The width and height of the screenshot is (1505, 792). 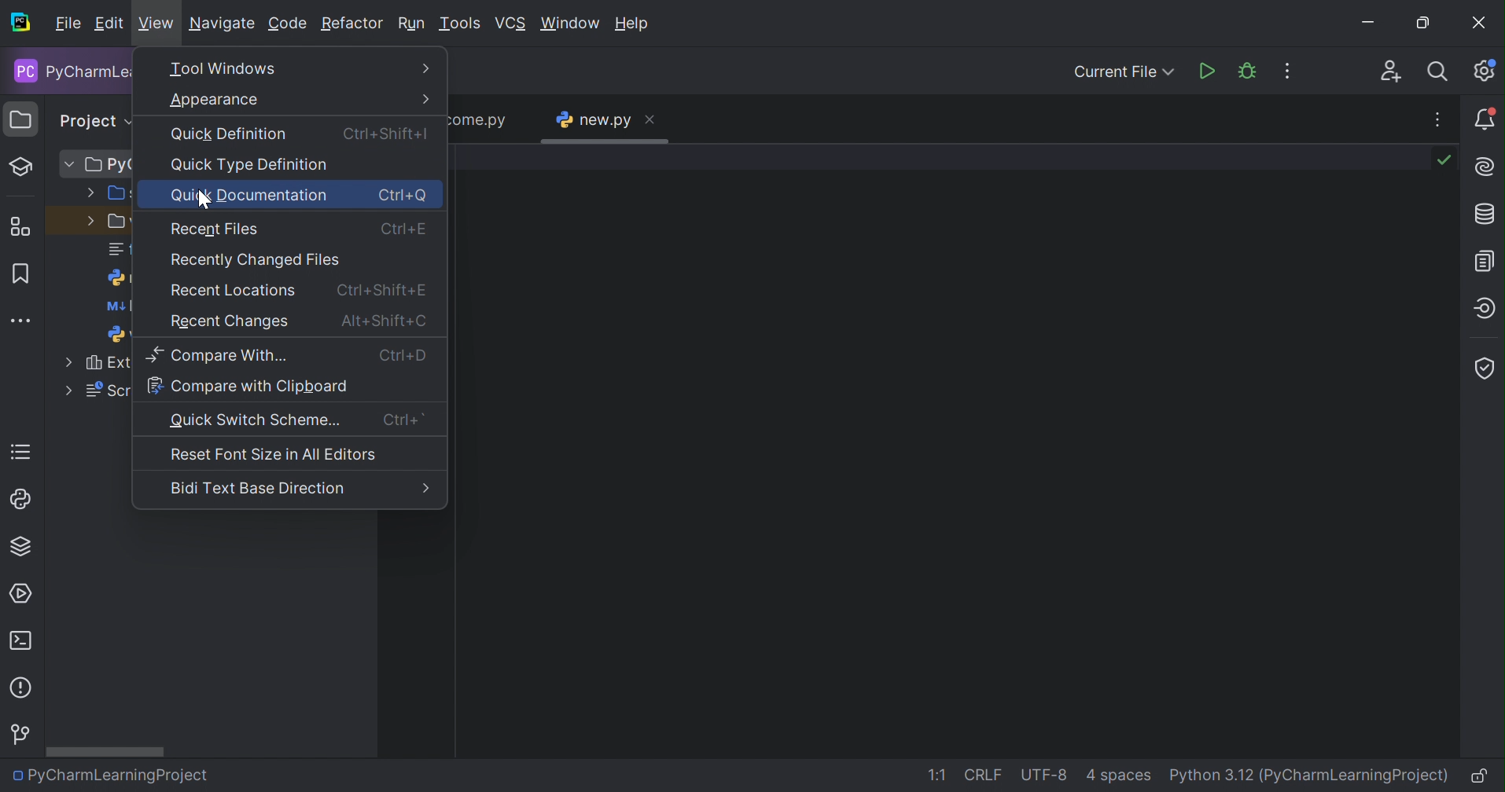 What do you see at coordinates (105, 751) in the screenshot?
I see `Scroll bar` at bounding box center [105, 751].